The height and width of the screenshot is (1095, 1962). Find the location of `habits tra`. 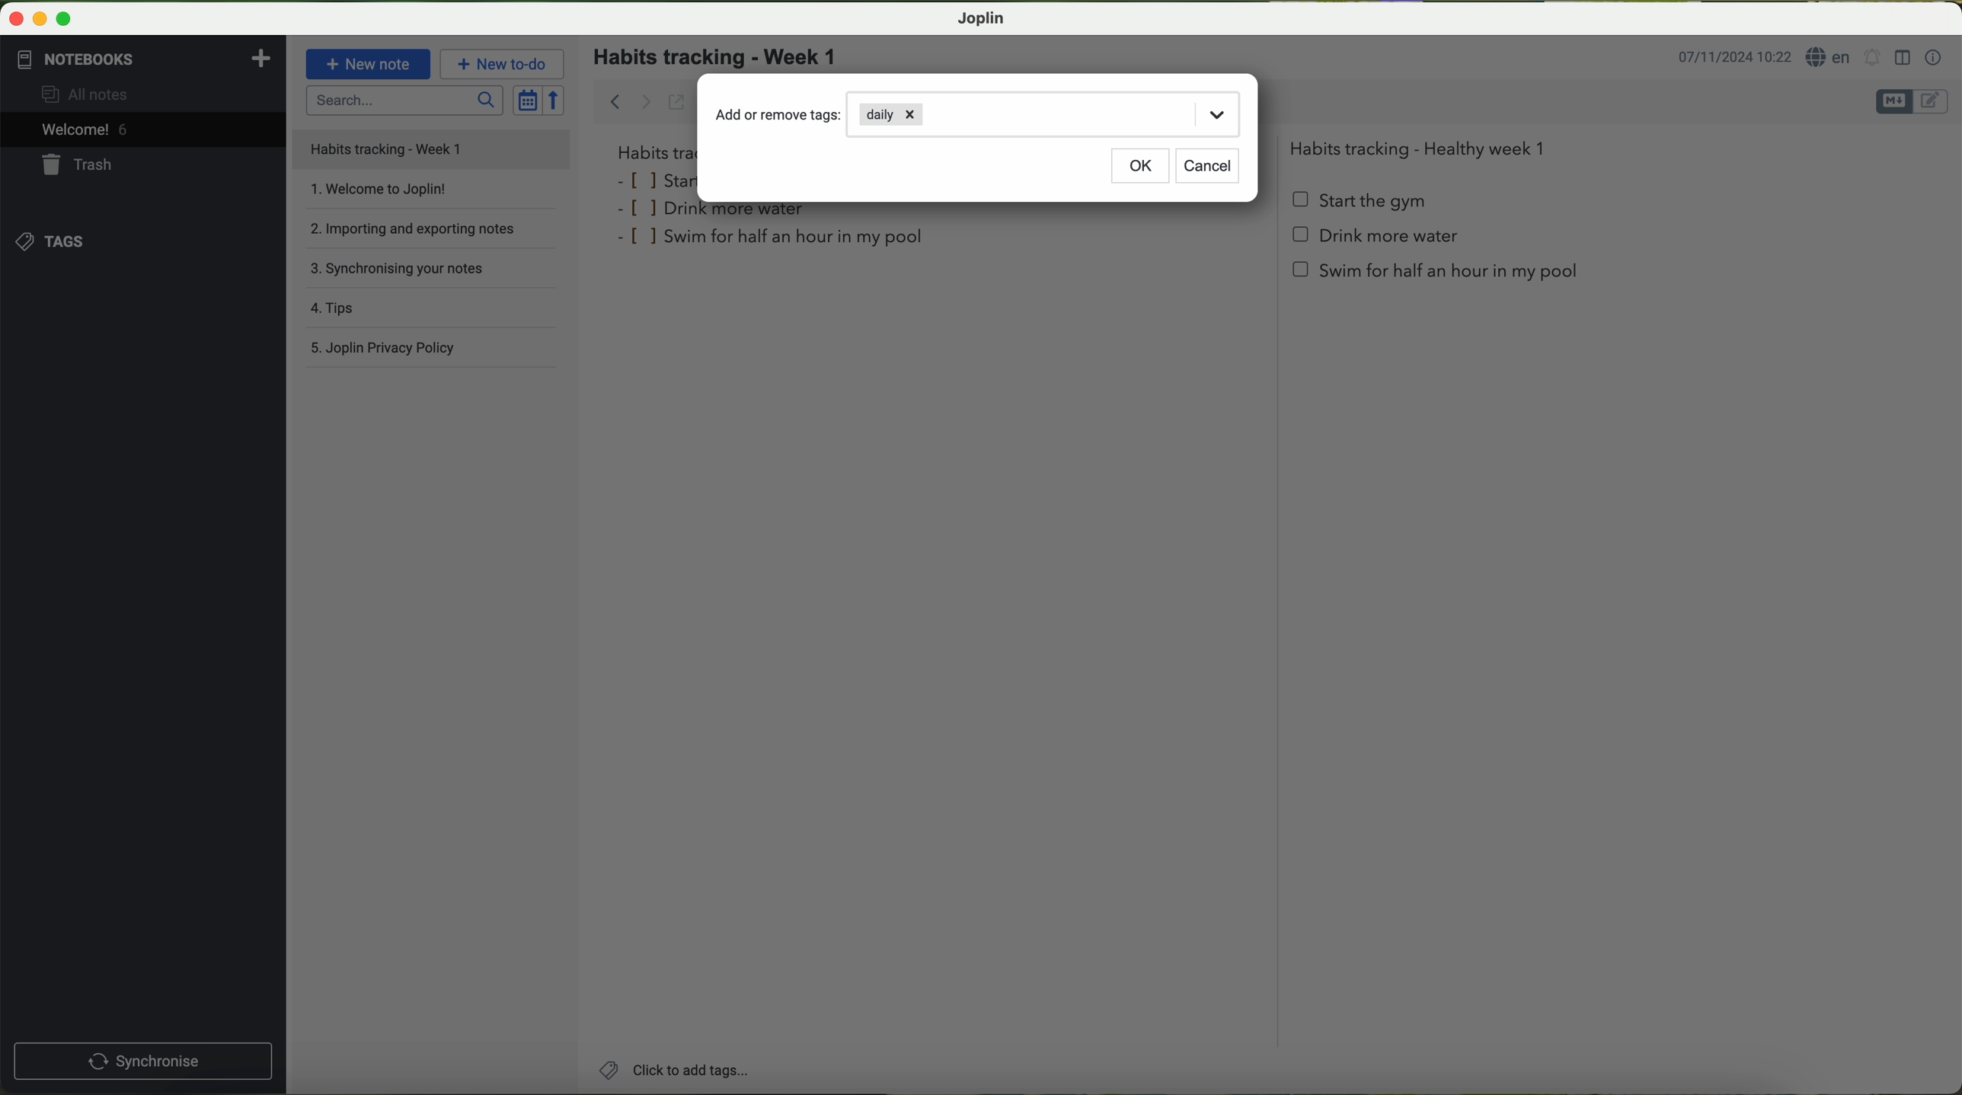

habits tra is located at coordinates (653, 152).